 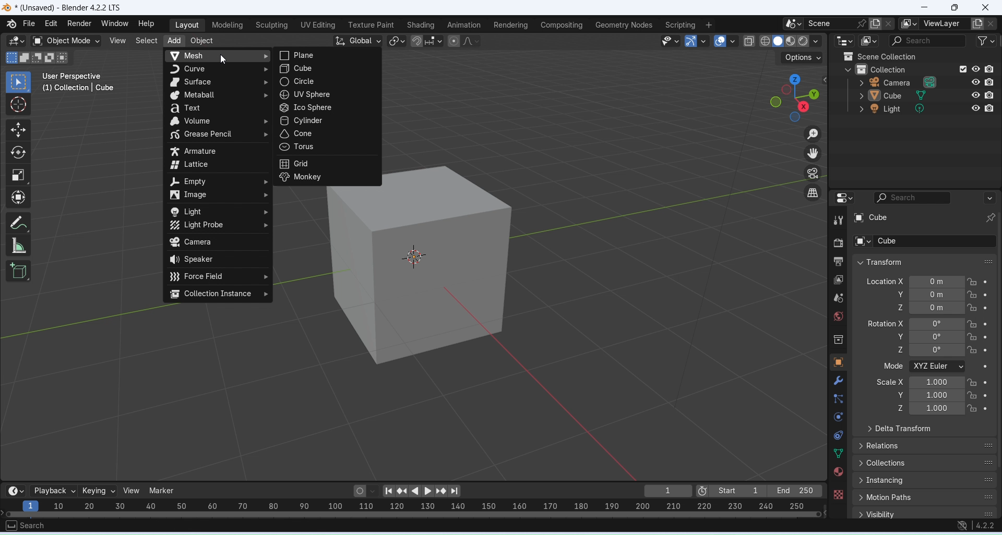 What do you see at coordinates (838, 362) in the screenshot?
I see `Object` at bounding box center [838, 362].